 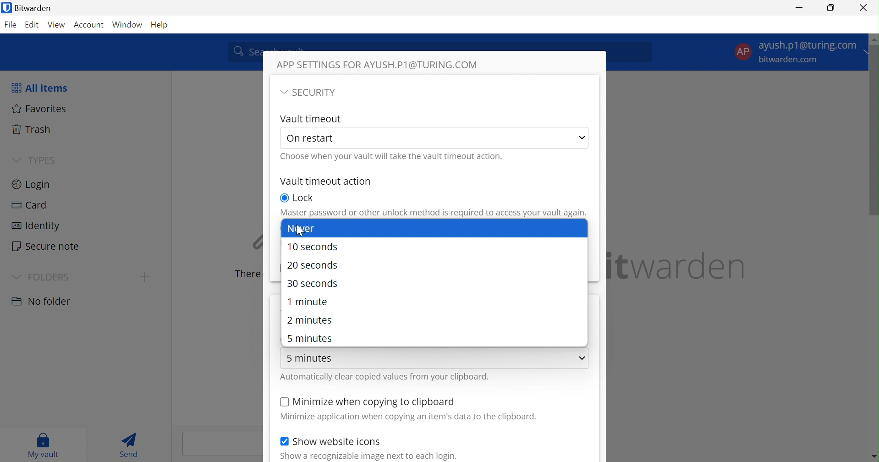 I want to click on Window, so click(x=128, y=24).